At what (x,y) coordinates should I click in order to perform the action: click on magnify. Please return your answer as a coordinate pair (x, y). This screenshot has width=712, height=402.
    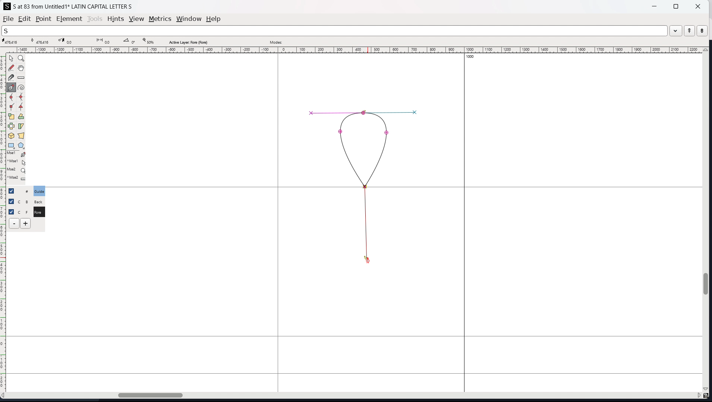
    Looking at the image, I should click on (22, 59).